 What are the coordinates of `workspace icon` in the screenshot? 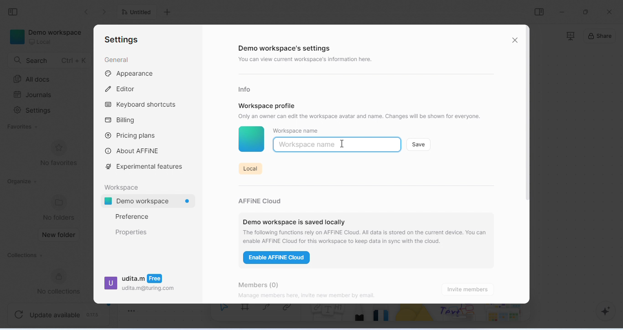 It's located at (251, 140).